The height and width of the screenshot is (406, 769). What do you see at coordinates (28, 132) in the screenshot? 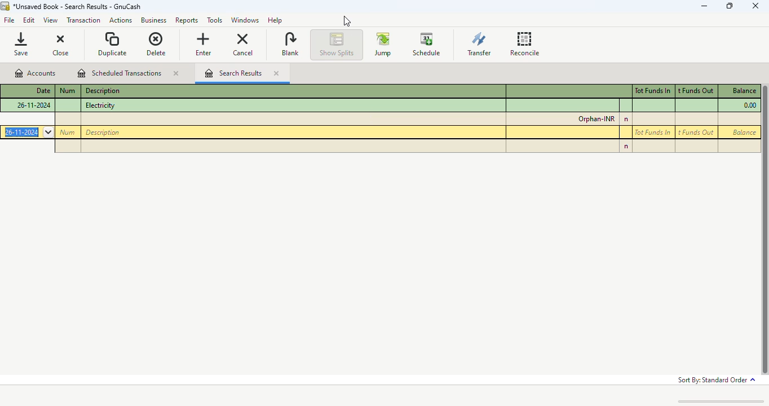
I see `26-11-2024` at bounding box center [28, 132].